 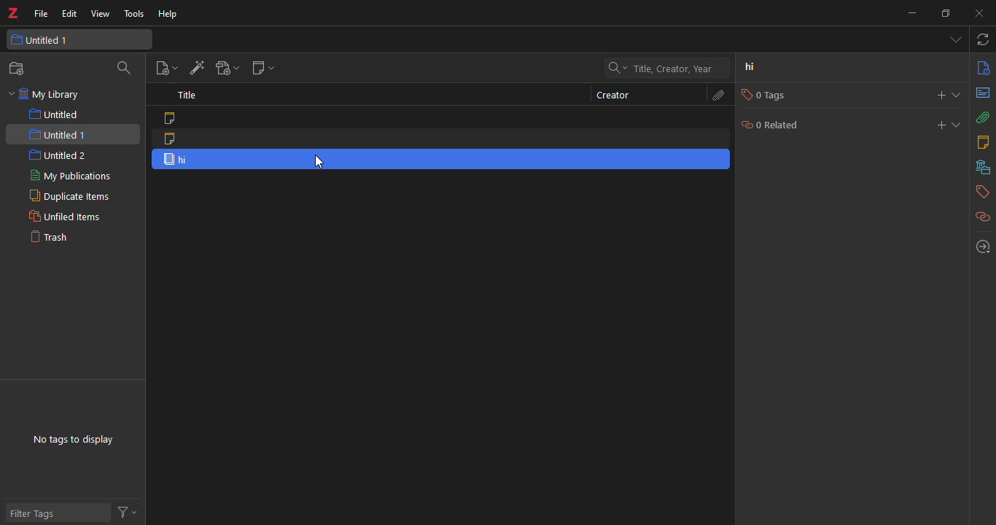 What do you see at coordinates (981, 39) in the screenshot?
I see `sync` at bounding box center [981, 39].